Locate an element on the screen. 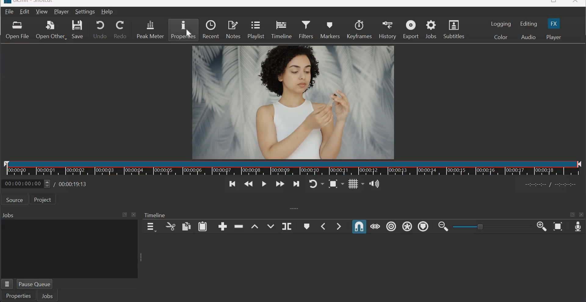 Image resolution: width=586 pixels, height=302 pixels. settings is located at coordinates (86, 12).